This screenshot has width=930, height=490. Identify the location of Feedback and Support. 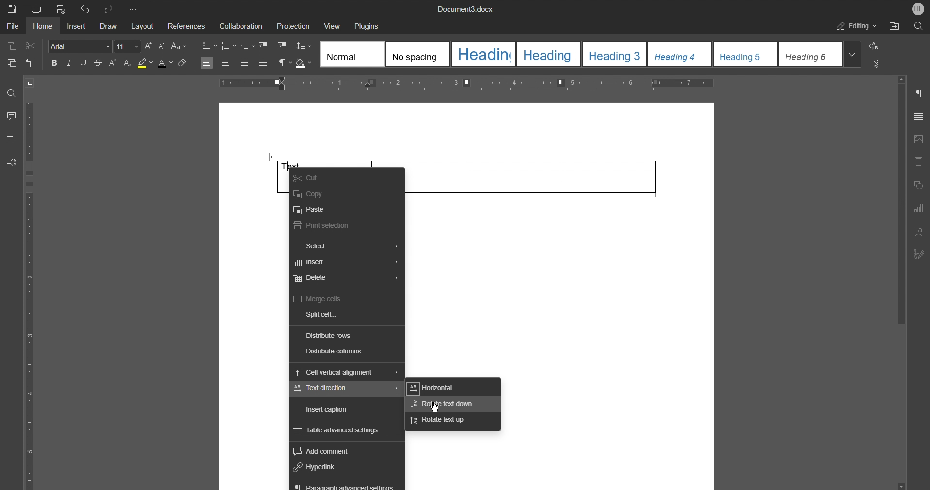
(12, 160).